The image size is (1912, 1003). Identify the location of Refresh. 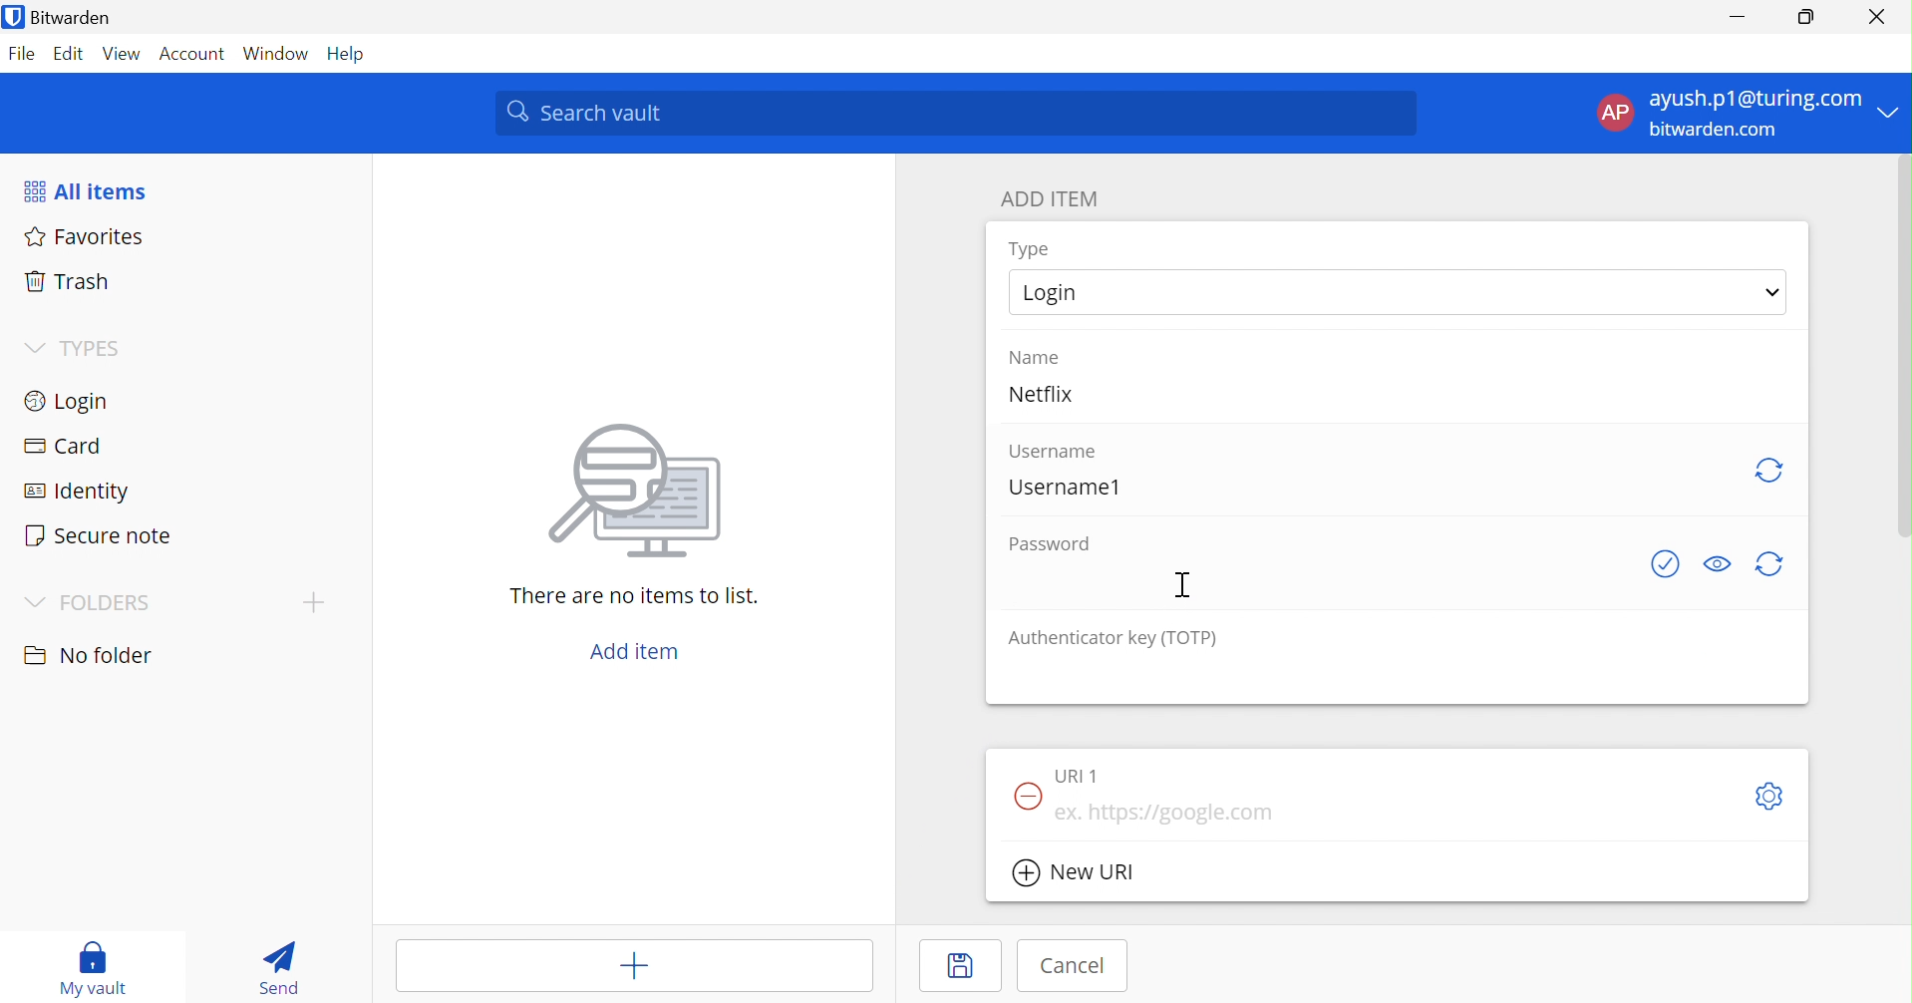
(1772, 473).